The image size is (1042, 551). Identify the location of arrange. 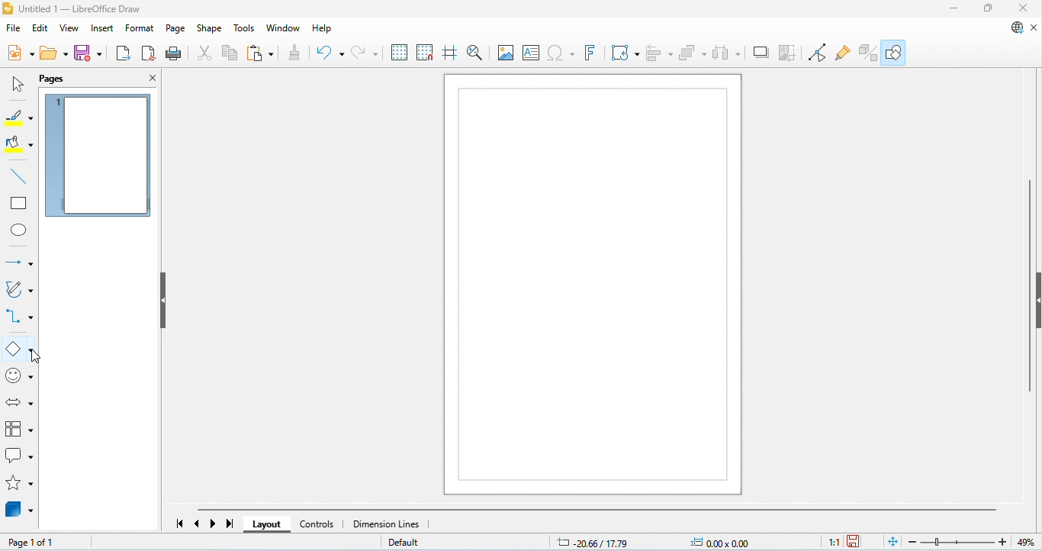
(693, 53).